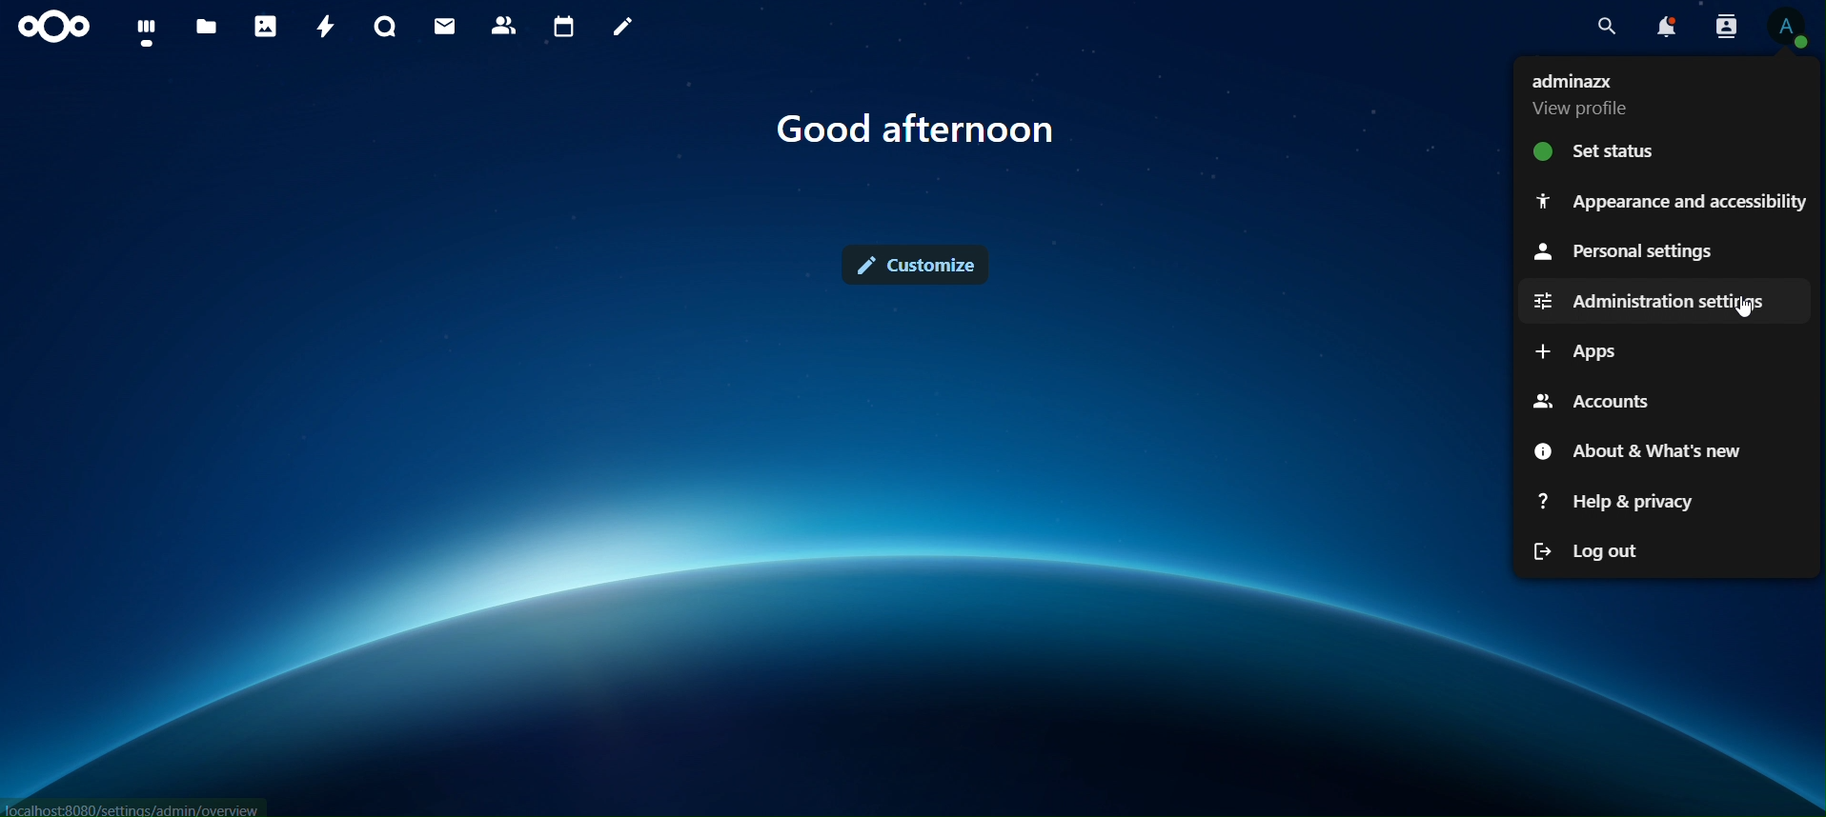  Describe the element at coordinates (905, 263) in the screenshot. I see `customize` at that location.